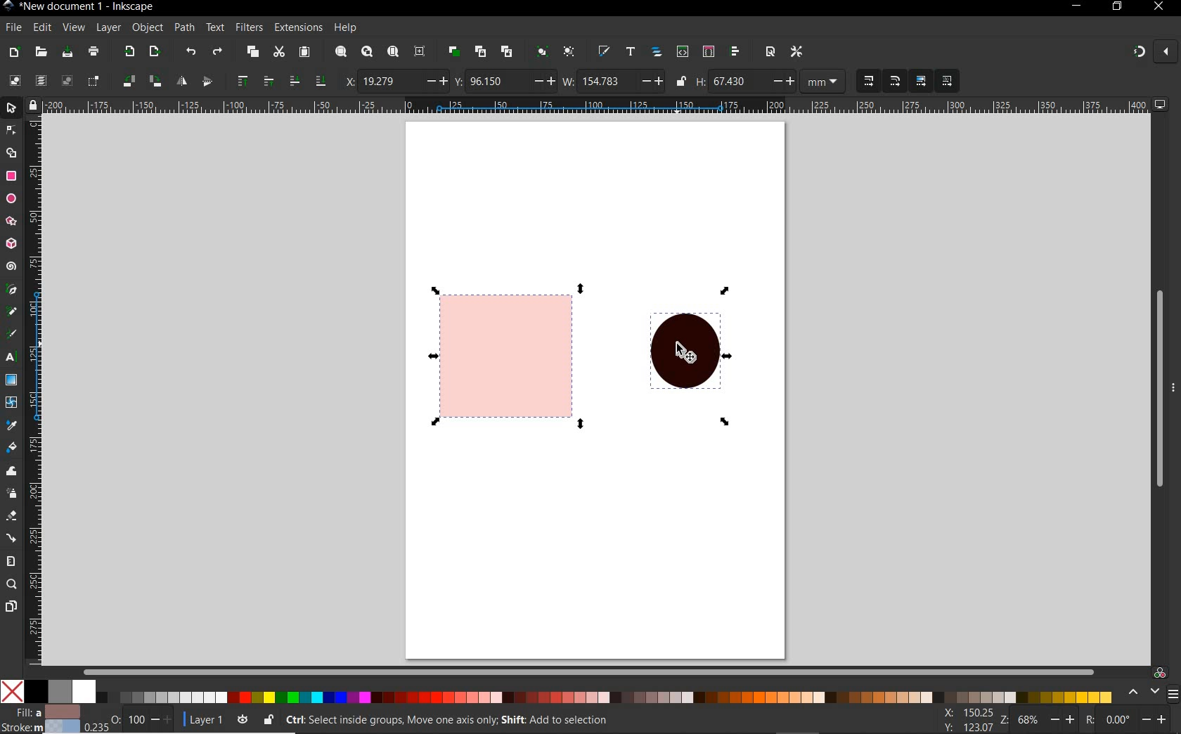 Image resolution: width=1181 pixels, height=734 pixels. Describe the element at coordinates (574, 722) in the screenshot. I see `no object selected` at that location.